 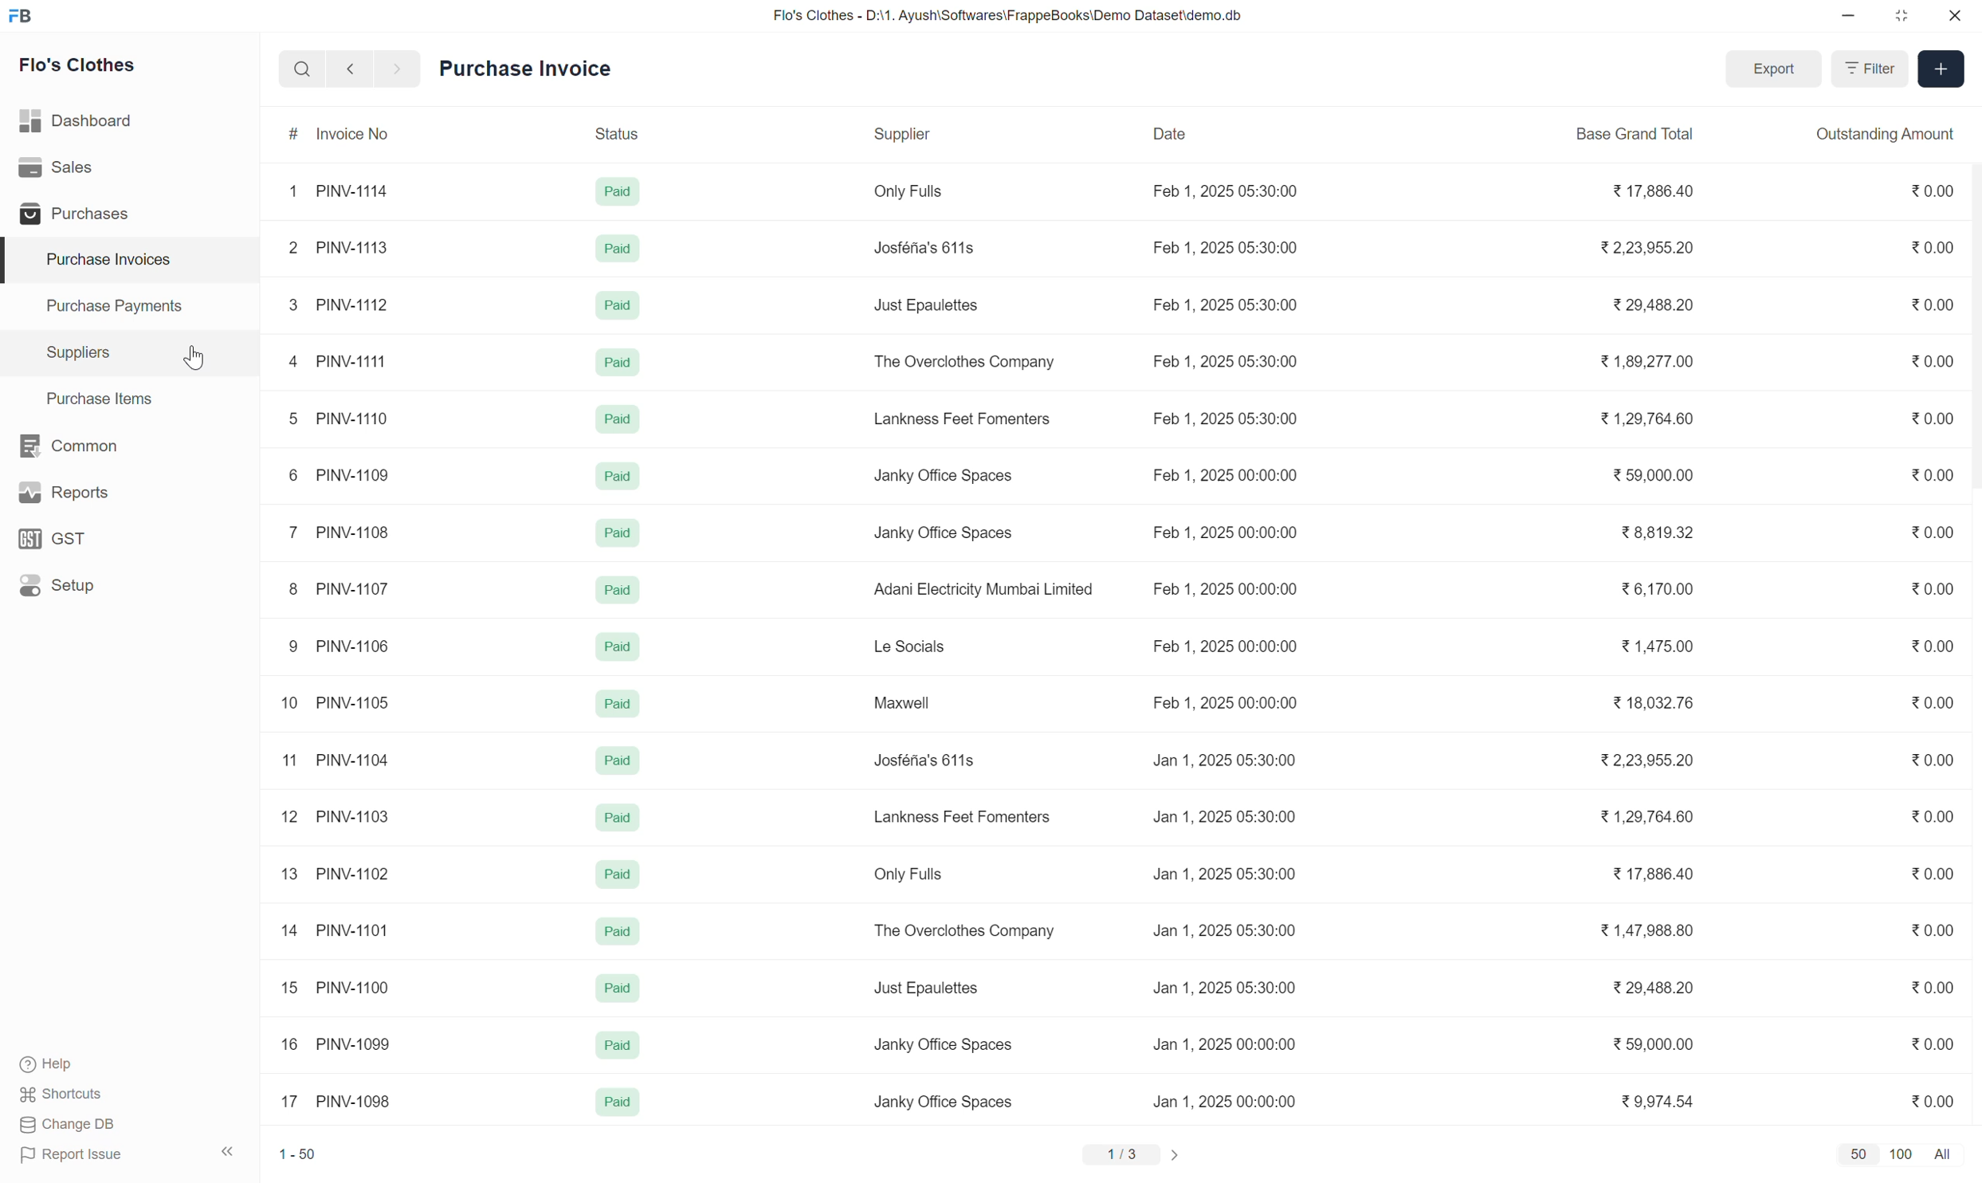 I want to click on 29,488.20, so click(x=1655, y=305).